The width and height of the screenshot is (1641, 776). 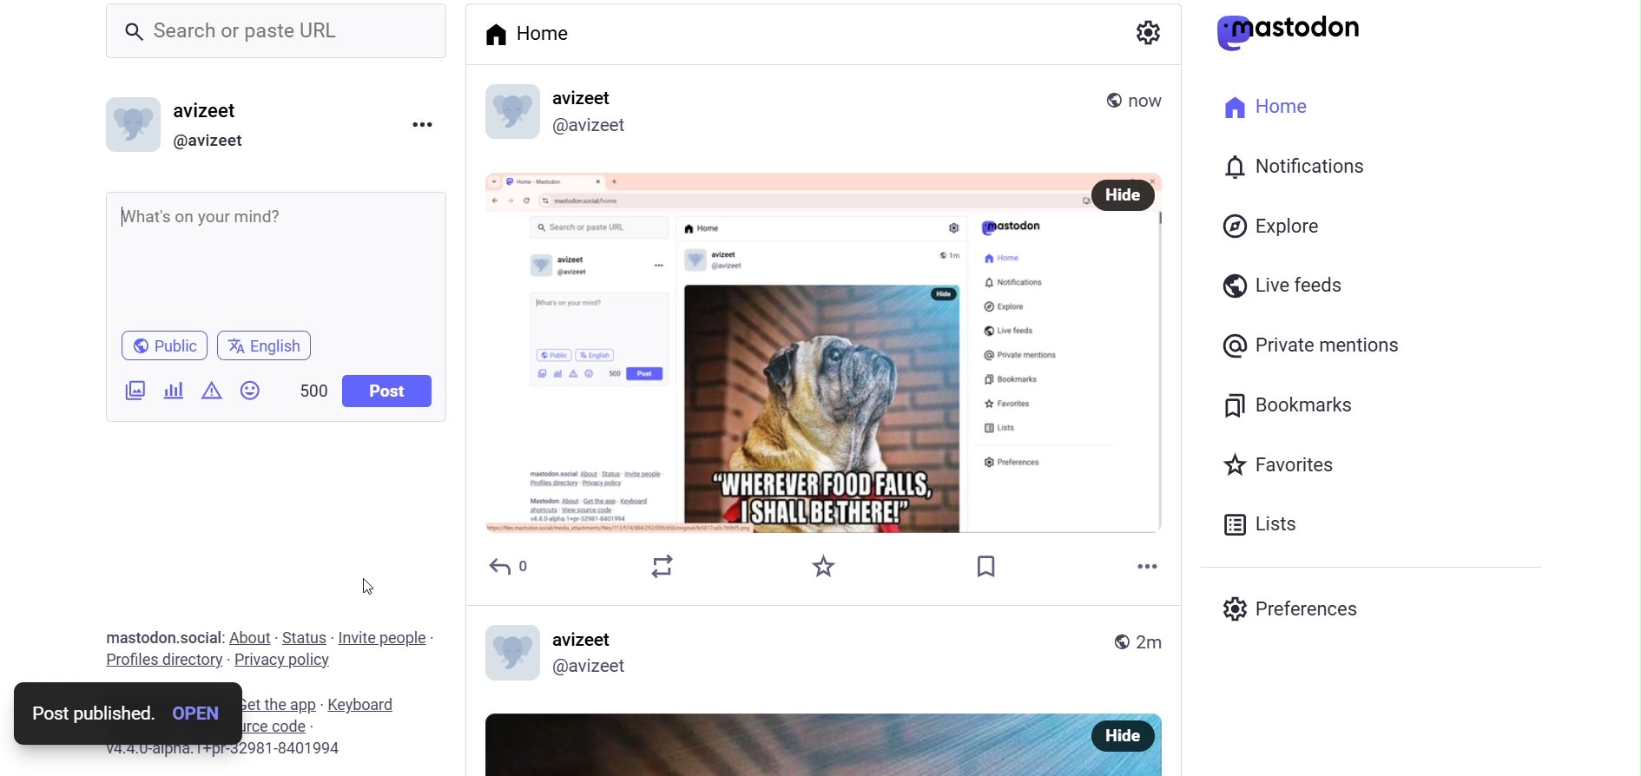 I want to click on @avizeet, so click(x=603, y=667).